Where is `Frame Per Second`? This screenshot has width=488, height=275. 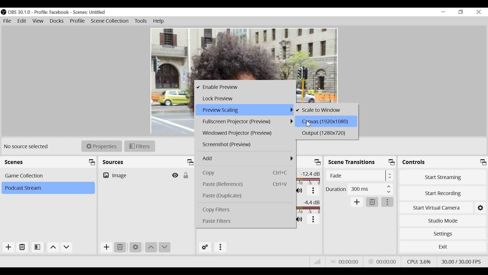
Frame Per Second is located at coordinates (461, 262).